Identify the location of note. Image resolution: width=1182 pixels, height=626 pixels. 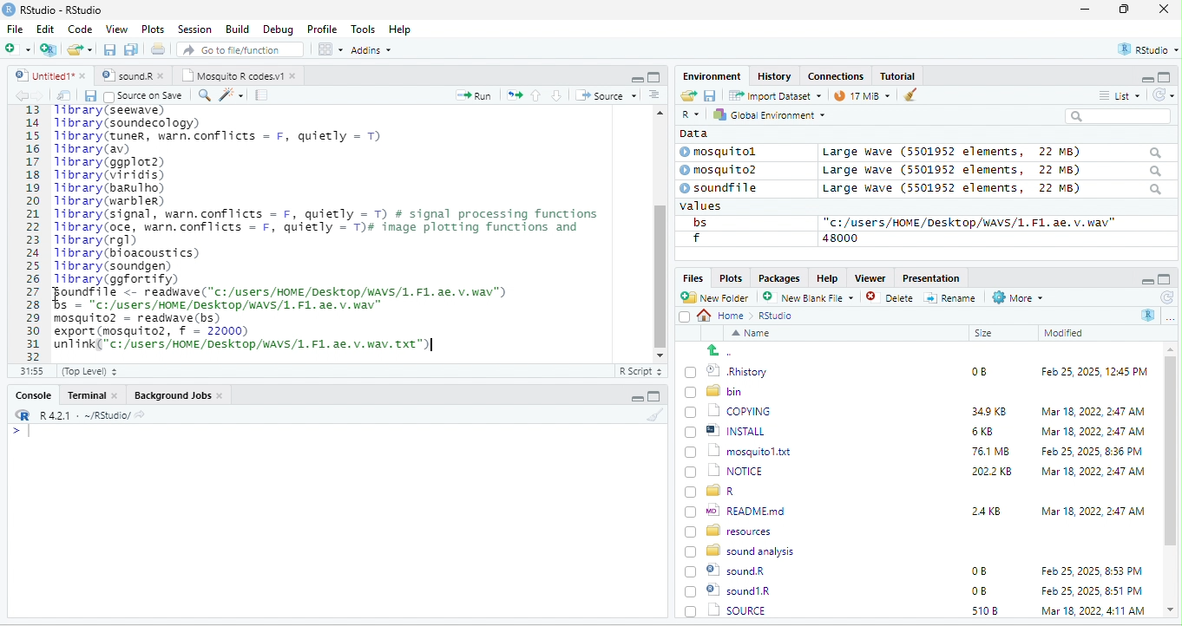
(262, 95).